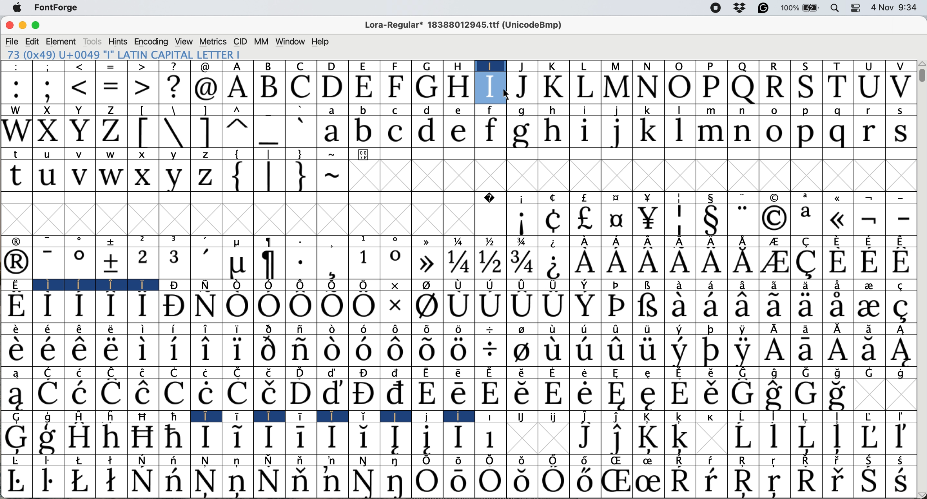 Image resolution: width=927 pixels, height=499 pixels. Describe the element at coordinates (807, 307) in the screenshot. I see `Symbol` at that location.